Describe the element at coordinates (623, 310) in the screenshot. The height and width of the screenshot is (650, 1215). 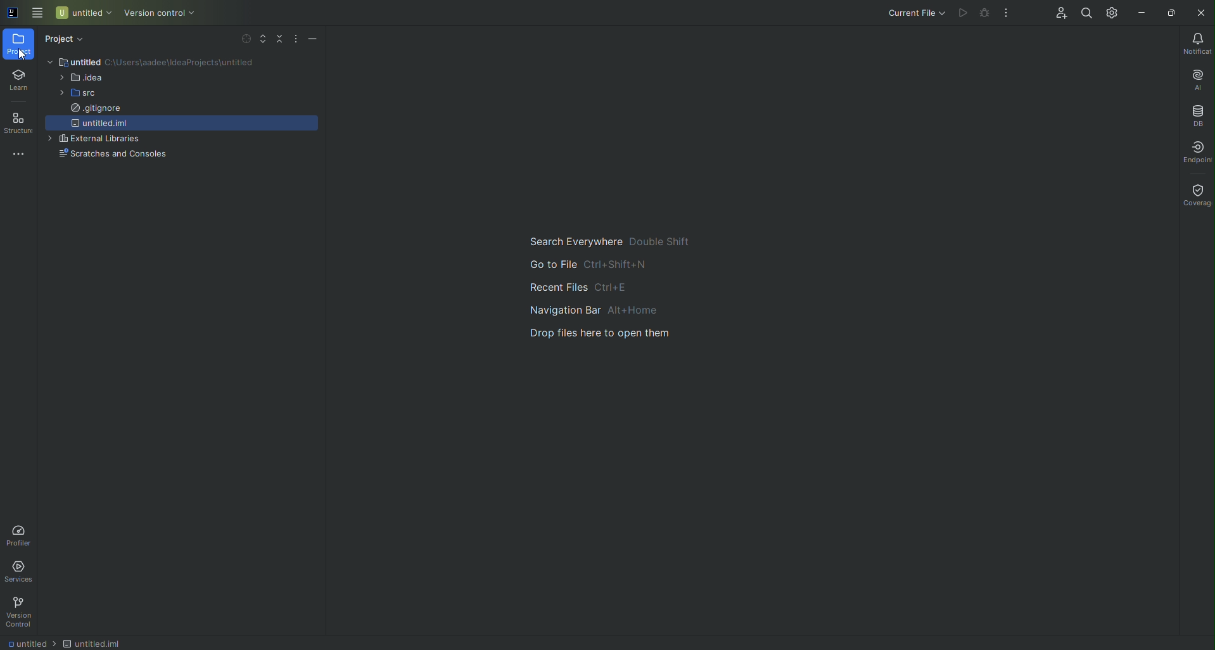
I see `Guide for search,project view, and navigation of files ` at that location.